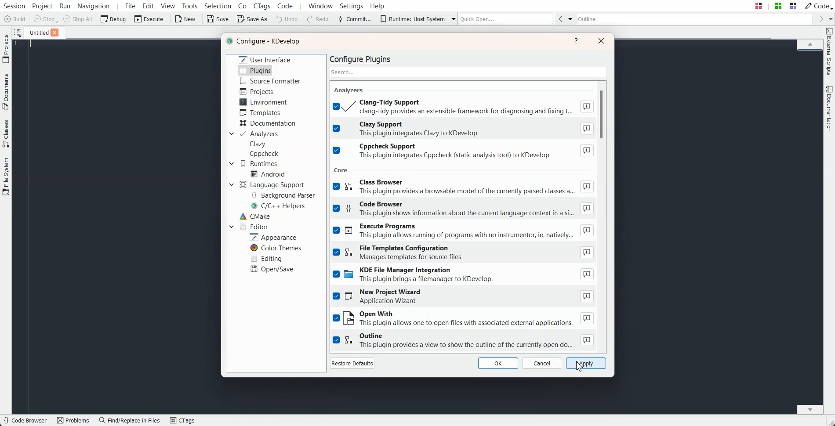 This screenshot has width=835, height=426. Describe the element at coordinates (218, 19) in the screenshot. I see `Save` at that location.